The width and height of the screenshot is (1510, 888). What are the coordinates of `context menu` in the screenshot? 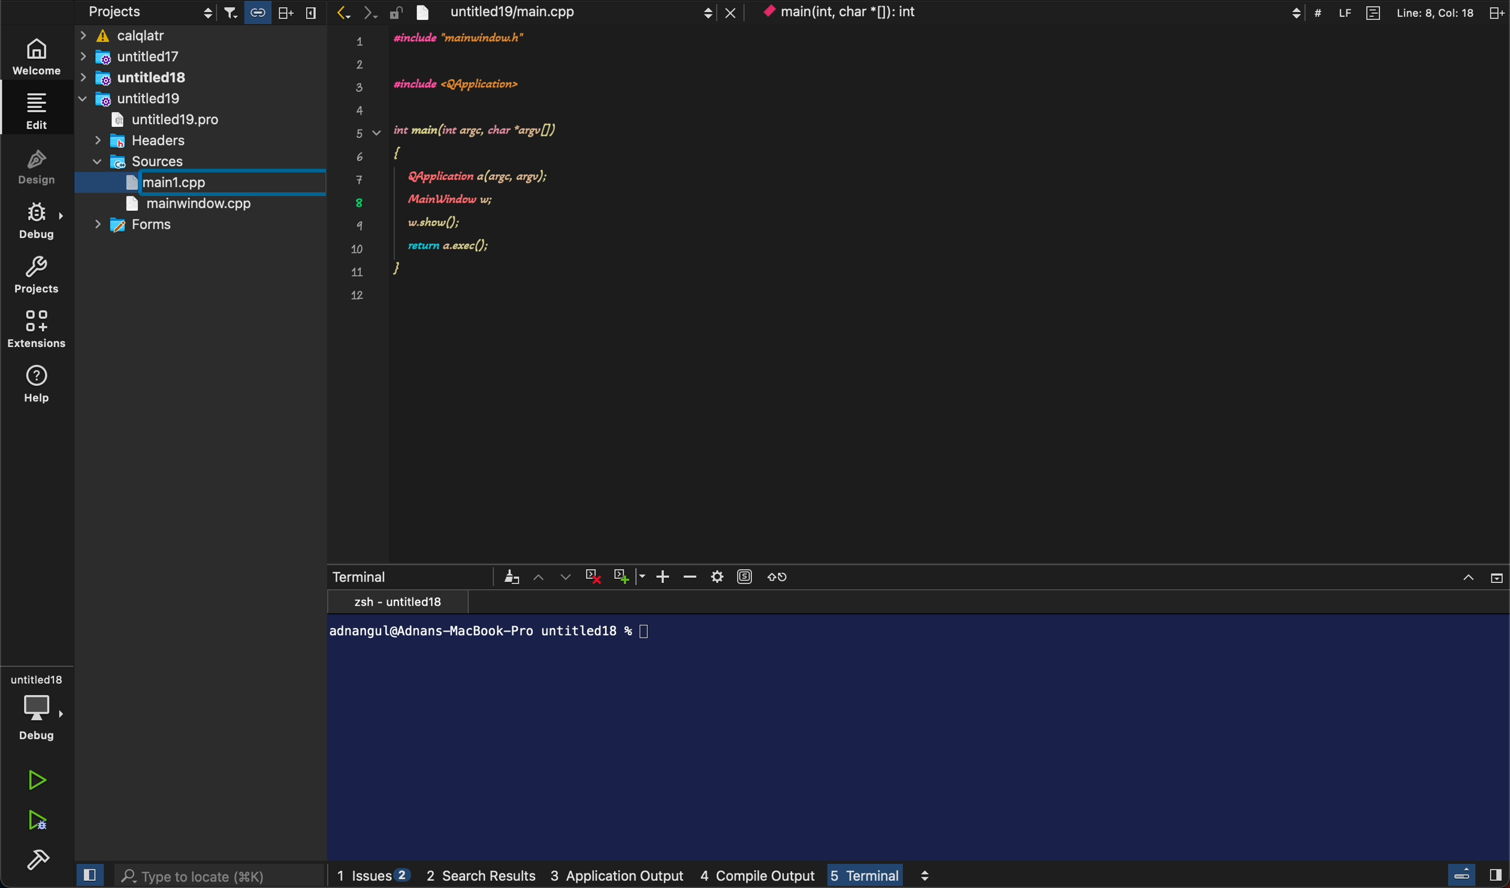 It's located at (1030, 12).